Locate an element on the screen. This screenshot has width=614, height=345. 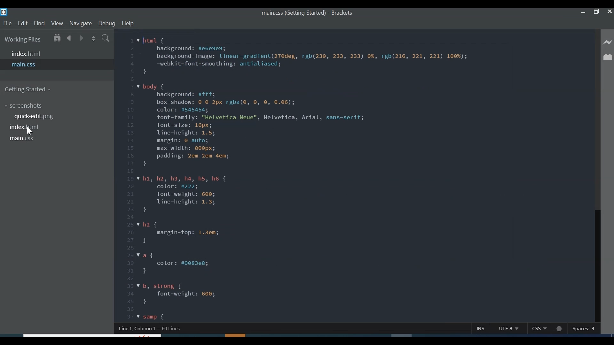
Navigate is located at coordinates (80, 24).